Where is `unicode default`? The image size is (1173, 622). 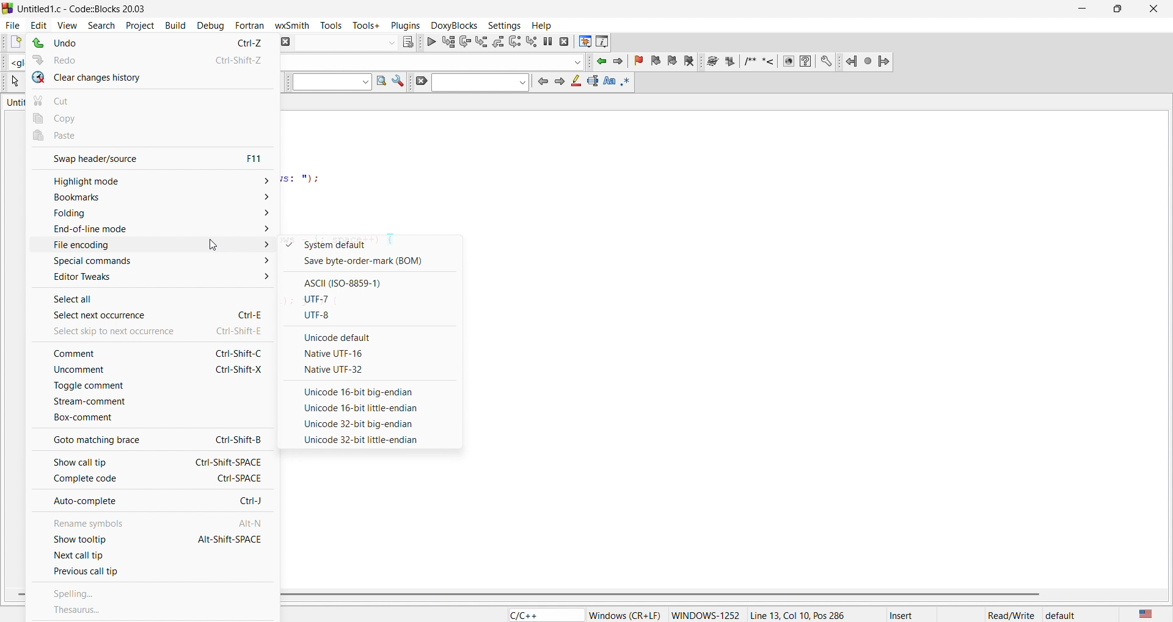
unicode default is located at coordinates (371, 334).